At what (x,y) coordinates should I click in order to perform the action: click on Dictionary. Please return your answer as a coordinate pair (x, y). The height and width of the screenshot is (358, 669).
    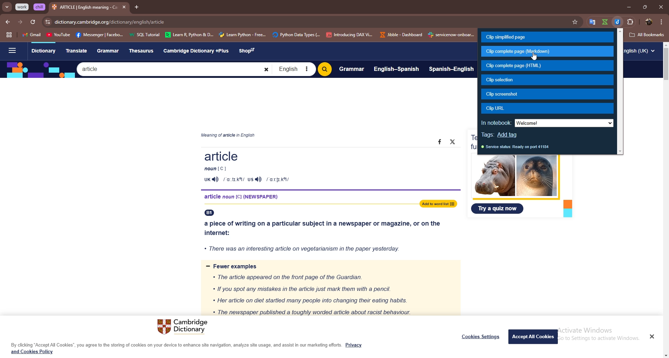
    Looking at the image, I should click on (43, 51).